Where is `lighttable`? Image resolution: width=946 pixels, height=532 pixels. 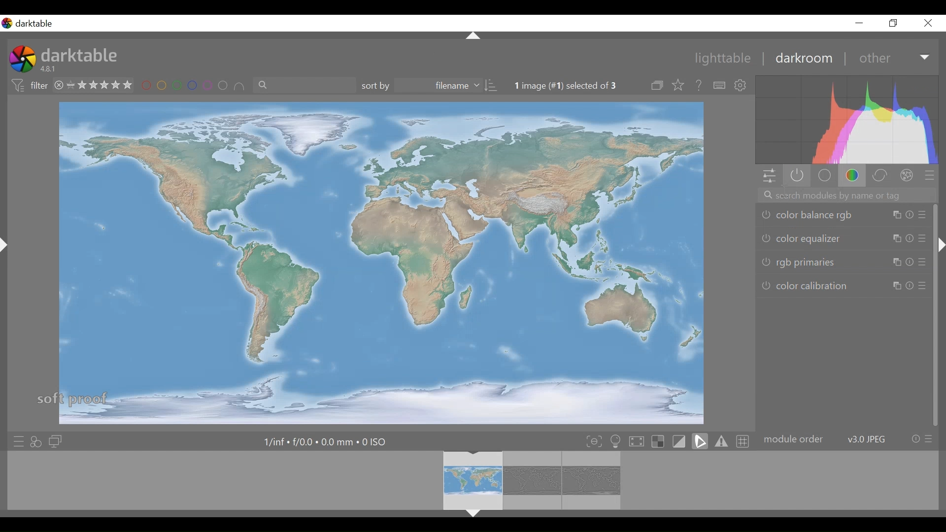 lighttable is located at coordinates (725, 59).